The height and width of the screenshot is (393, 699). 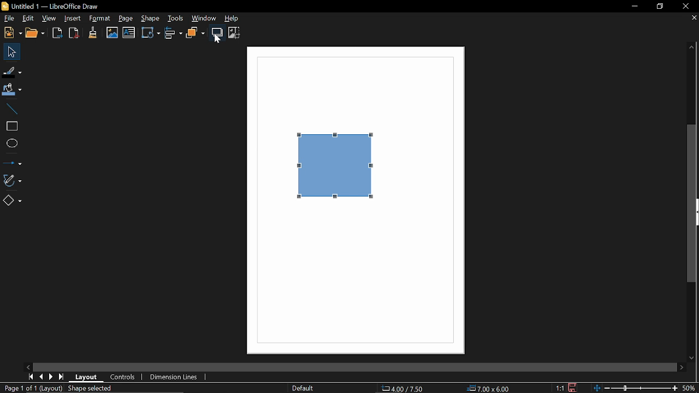 What do you see at coordinates (111, 33) in the screenshot?
I see `Insert image` at bounding box center [111, 33].